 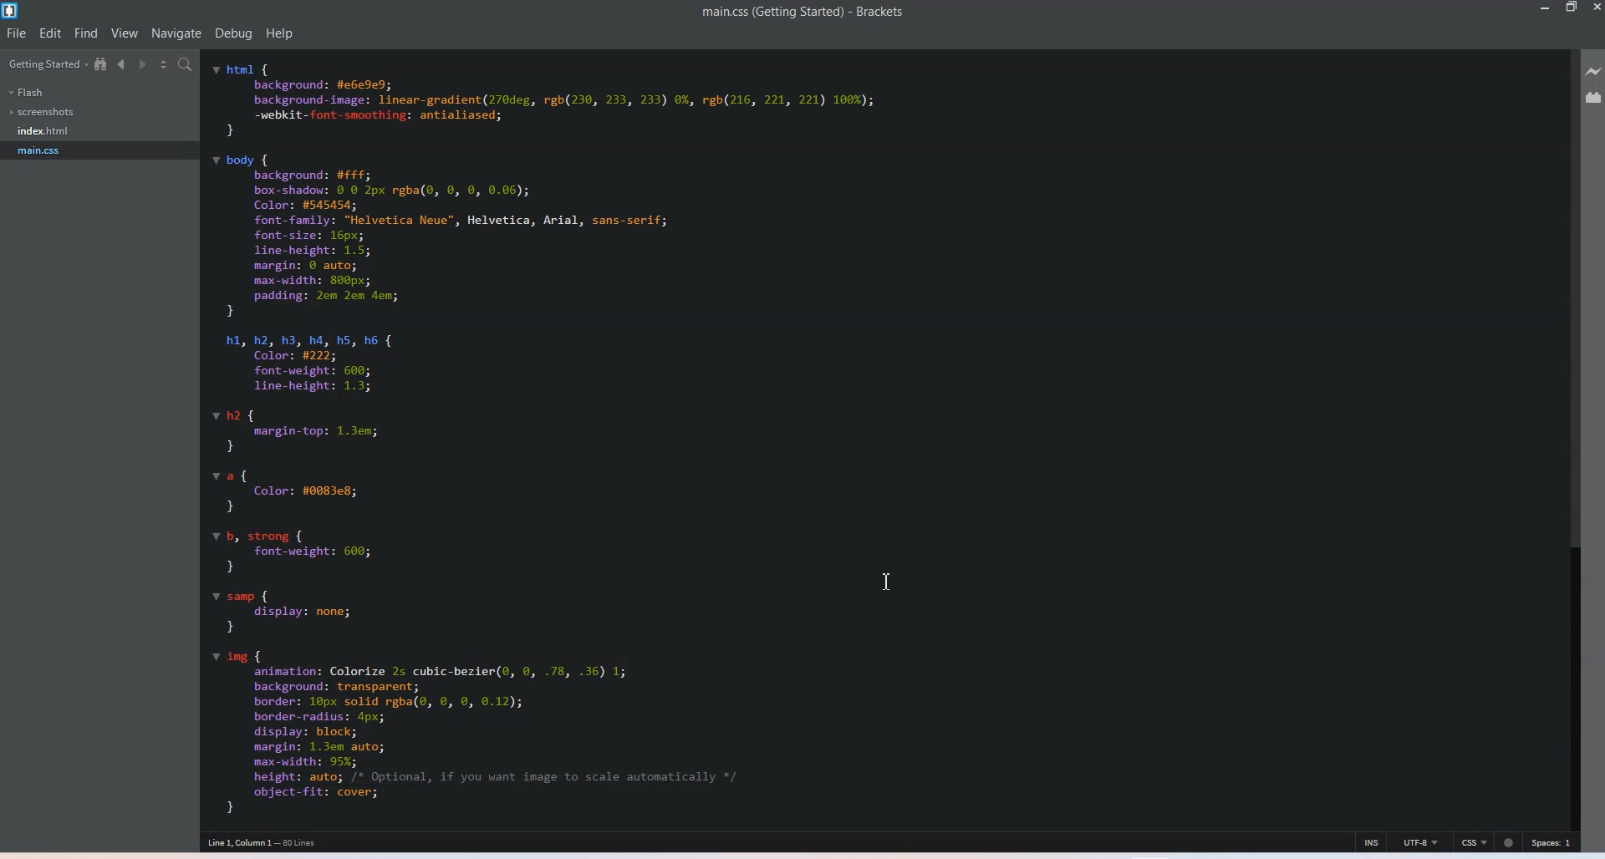 What do you see at coordinates (166, 64) in the screenshot?
I see `Split screen vertically and Horizontally` at bounding box center [166, 64].